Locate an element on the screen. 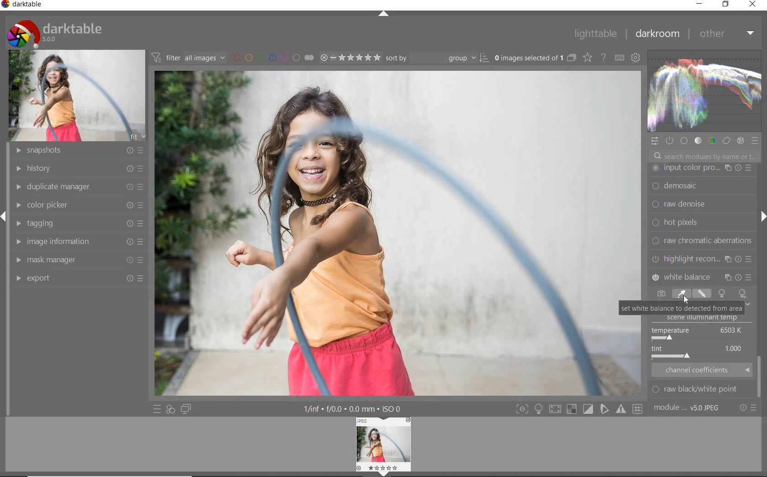 Image resolution: width=767 pixels, height=477 pixels. correct is located at coordinates (726, 140).